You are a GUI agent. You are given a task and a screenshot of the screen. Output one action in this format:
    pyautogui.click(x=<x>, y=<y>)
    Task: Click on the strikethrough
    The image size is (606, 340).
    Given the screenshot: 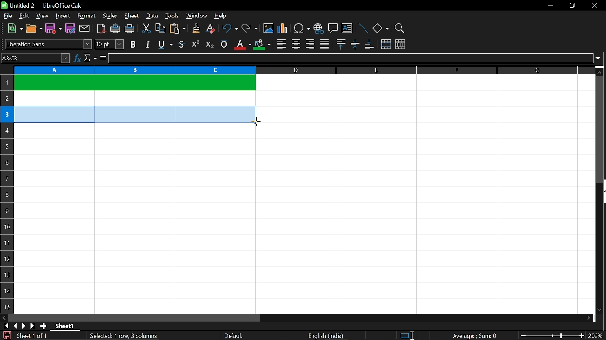 What is the action you would take?
    pyautogui.click(x=182, y=43)
    